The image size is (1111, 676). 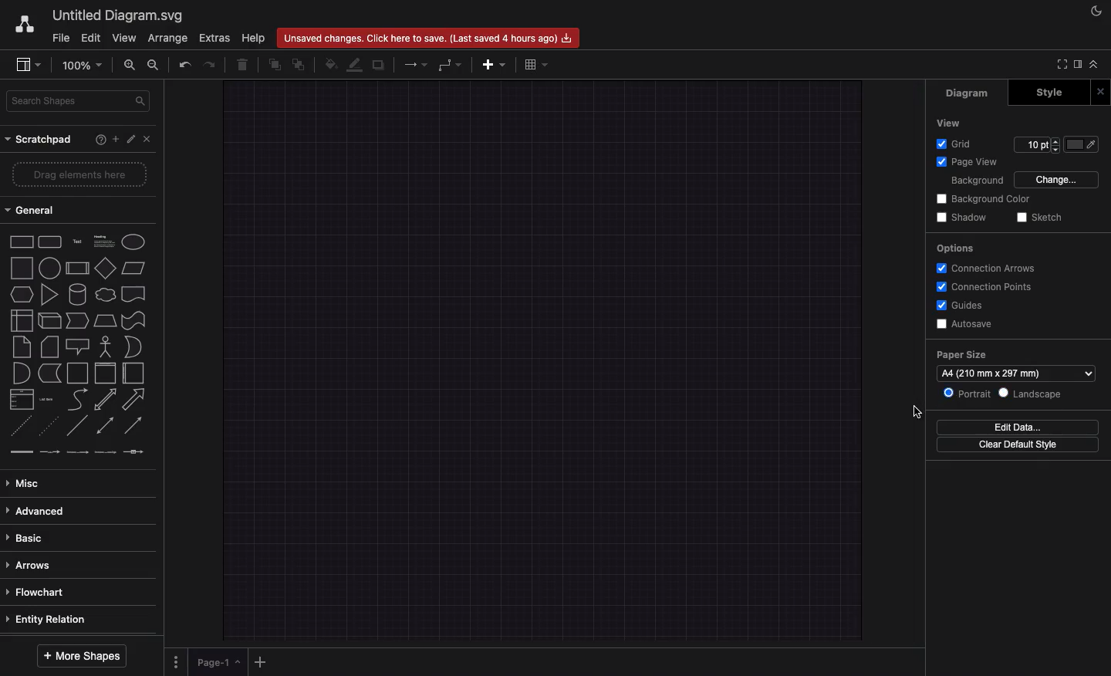 What do you see at coordinates (130, 67) in the screenshot?
I see `Zoom in` at bounding box center [130, 67].